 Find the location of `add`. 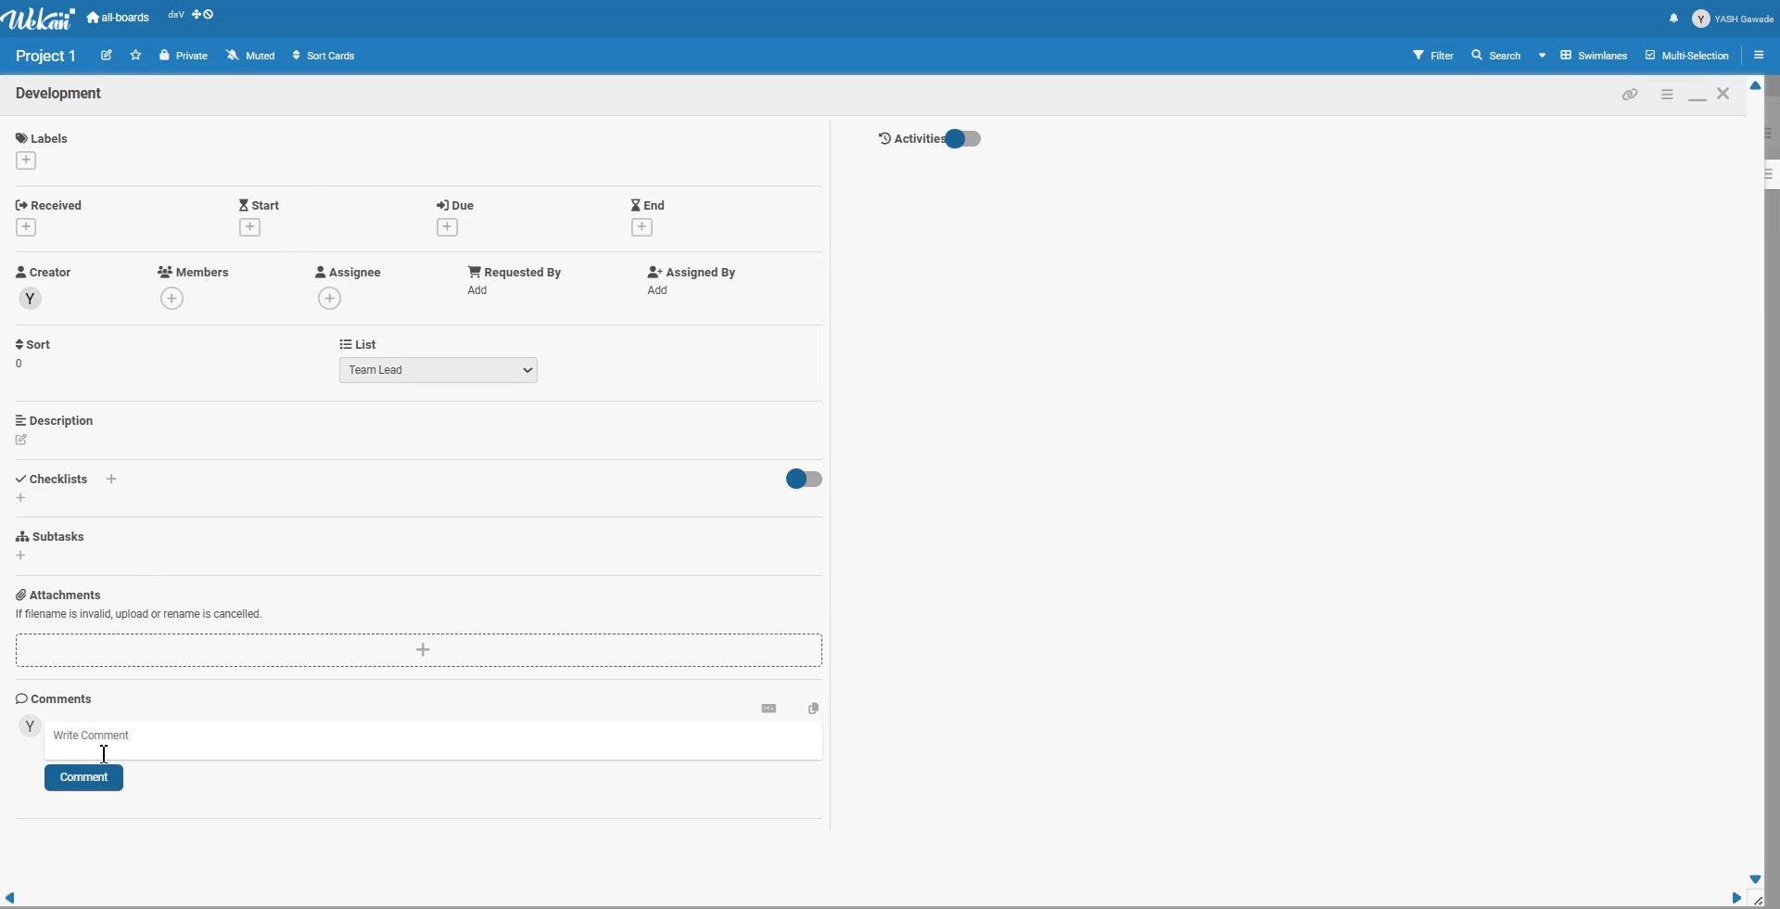

add is located at coordinates (22, 557).